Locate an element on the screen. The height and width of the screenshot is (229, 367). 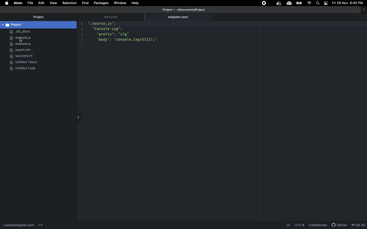
UTF-8 is located at coordinates (299, 225).